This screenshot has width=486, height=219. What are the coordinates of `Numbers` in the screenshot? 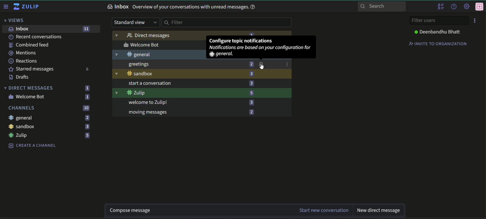 It's located at (86, 118).